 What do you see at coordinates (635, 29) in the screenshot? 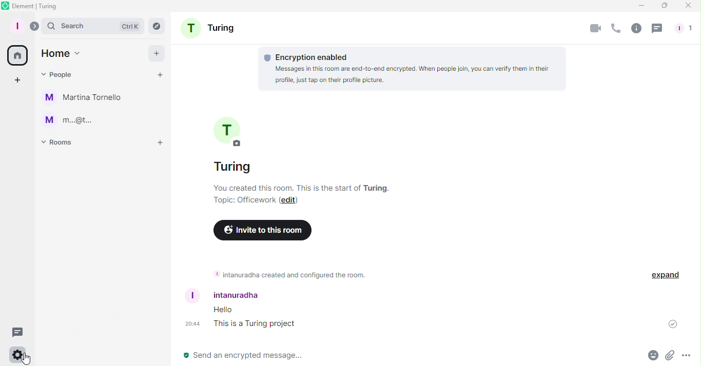
I see `Room info` at bounding box center [635, 29].